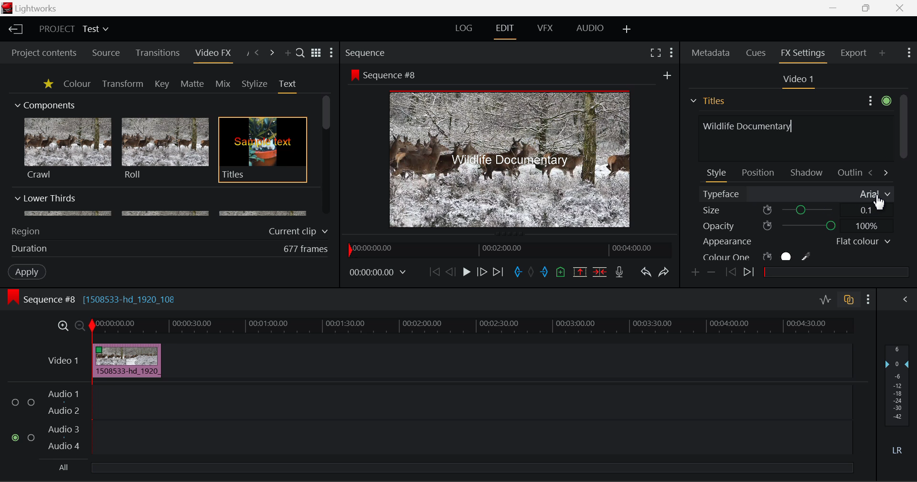 This screenshot has width=917, height=482. Describe the element at coordinates (646, 273) in the screenshot. I see `Undo` at that location.